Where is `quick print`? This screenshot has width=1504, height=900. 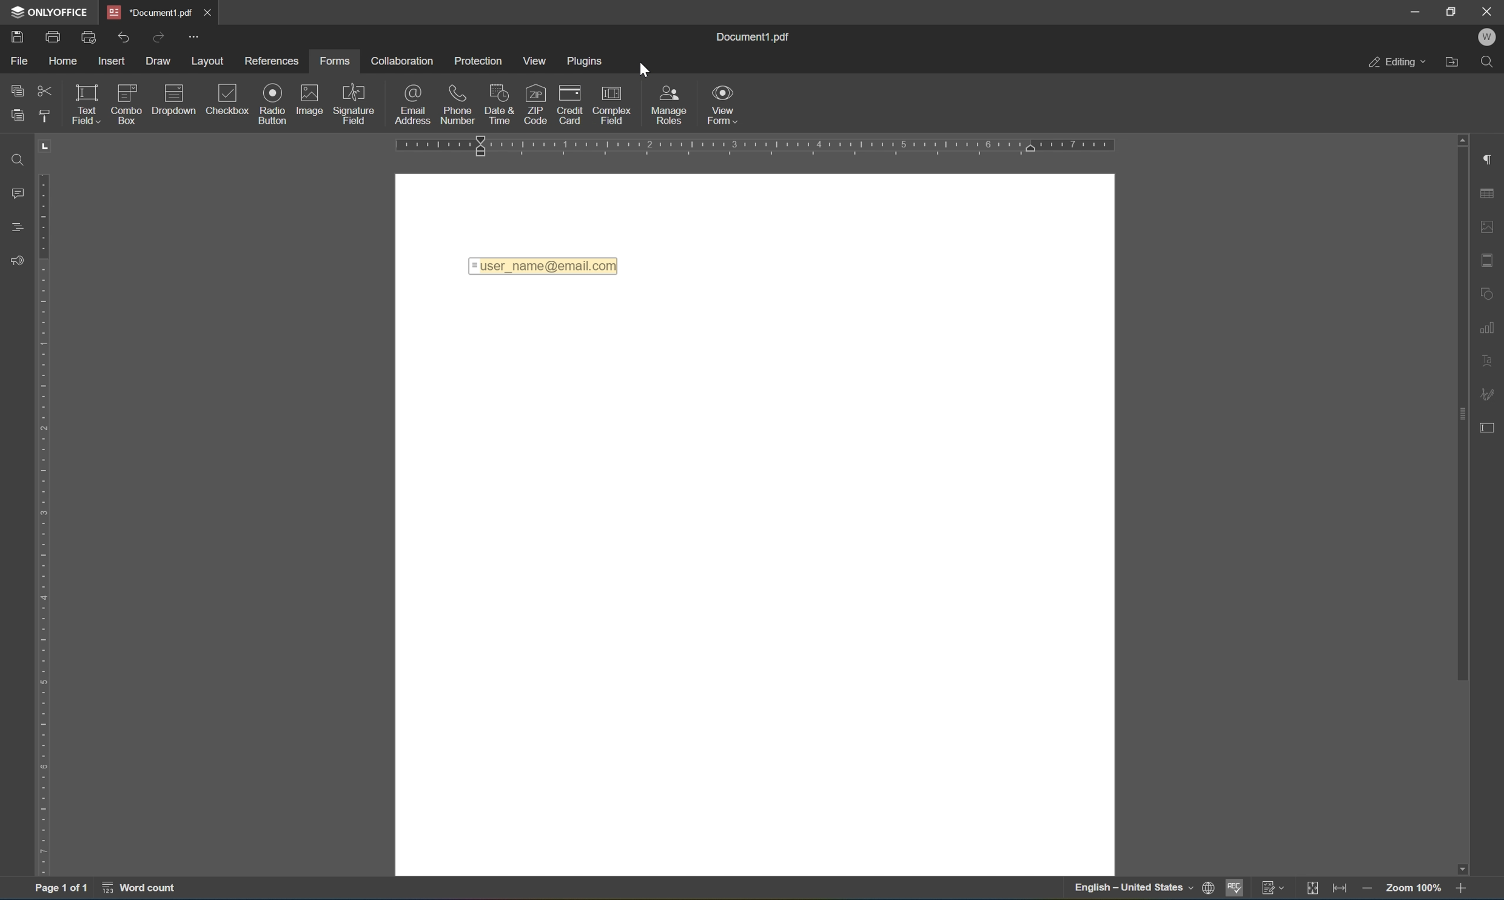 quick print is located at coordinates (87, 36).